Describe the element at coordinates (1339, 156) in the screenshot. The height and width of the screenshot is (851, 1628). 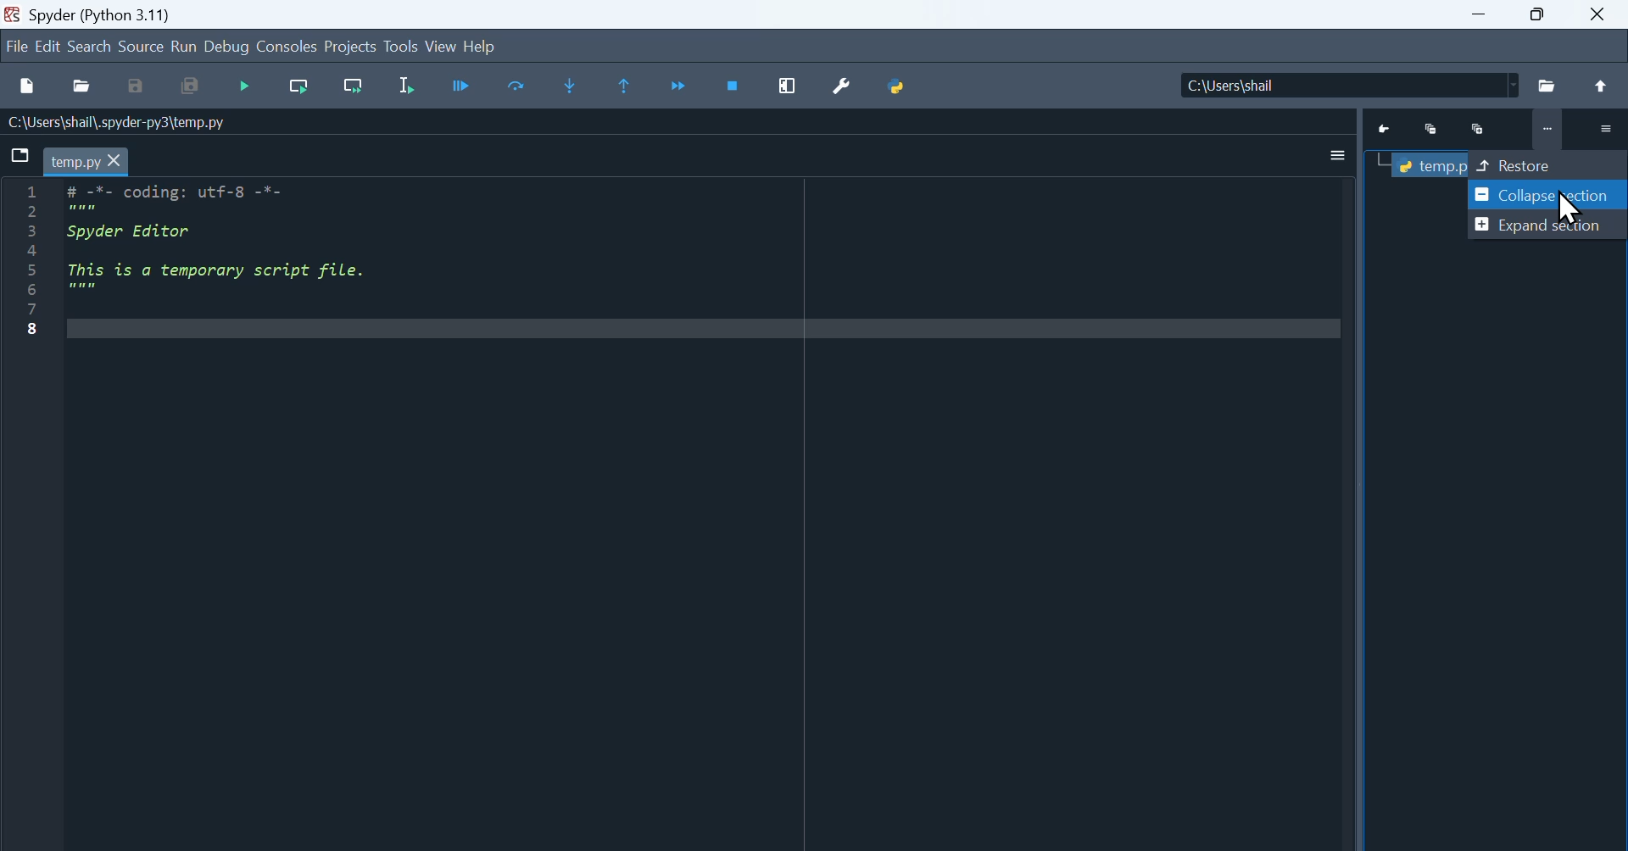
I see `More options` at that location.